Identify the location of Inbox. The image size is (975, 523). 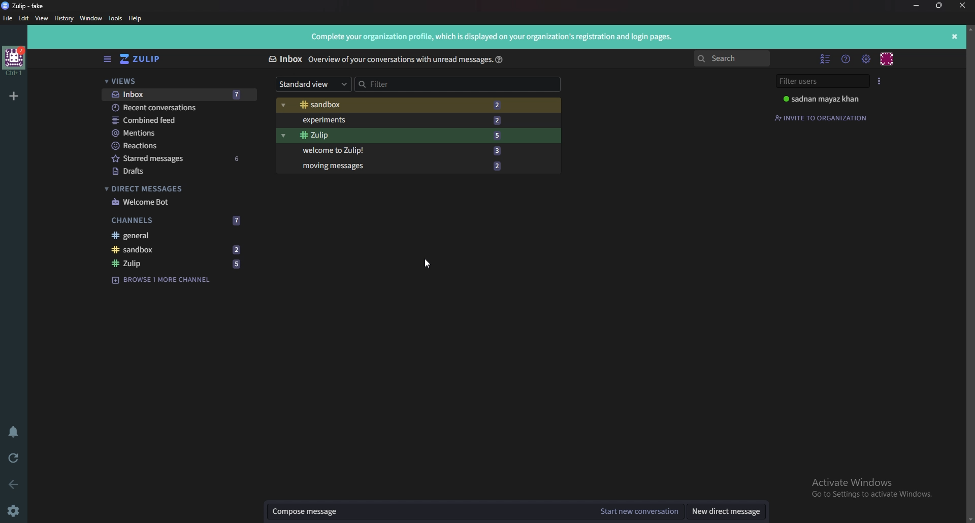
(285, 58).